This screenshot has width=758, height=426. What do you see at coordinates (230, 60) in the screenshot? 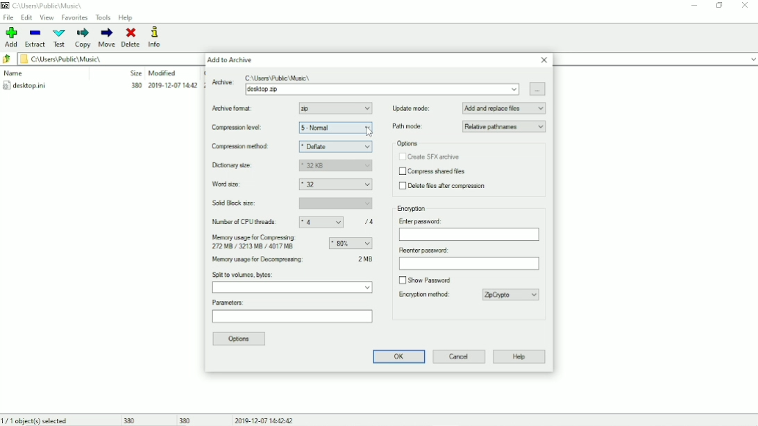
I see `Add to Archive` at bounding box center [230, 60].